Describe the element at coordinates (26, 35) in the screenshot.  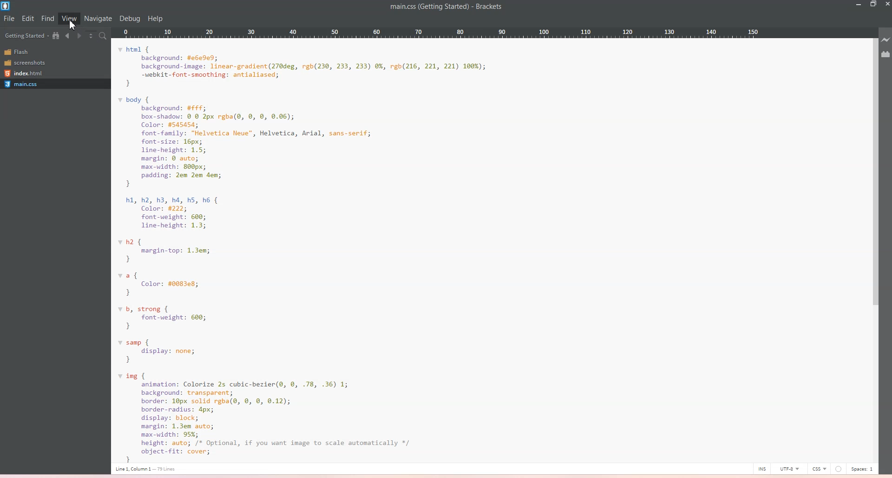
I see `Getting Started` at that location.